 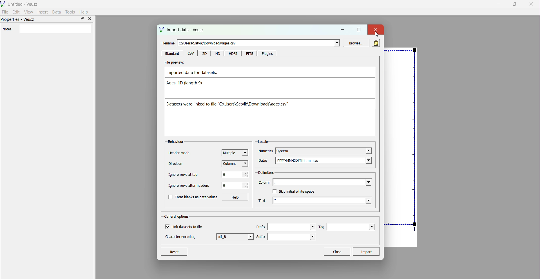 I want to click on close, so click(x=90, y=19).